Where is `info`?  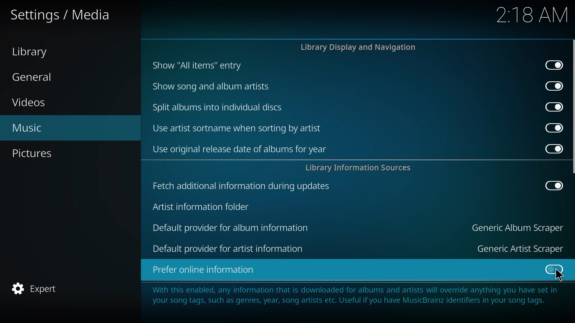
info is located at coordinates (355, 296).